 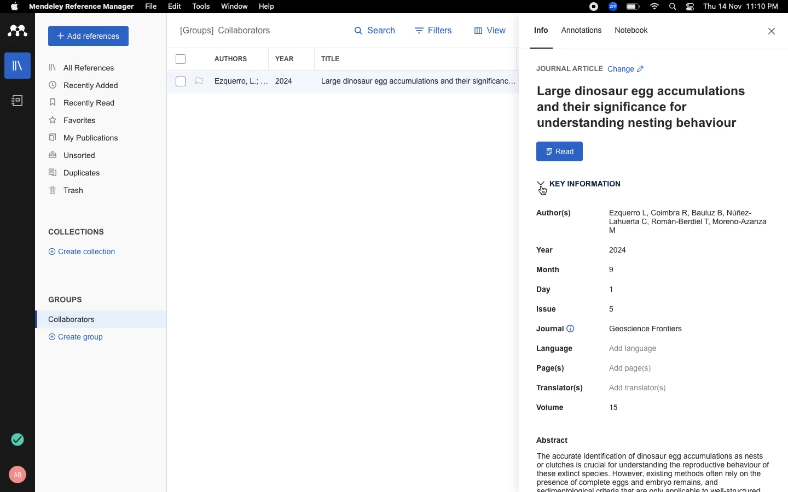 What do you see at coordinates (638, 387) in the screenshot?
I see `Add translator(s)` at bounding box center [638, 387].